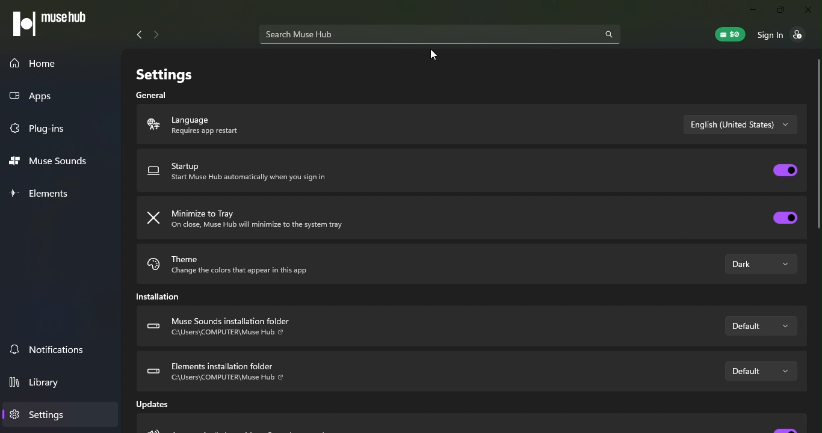  I want to click on Installation, so click(162, 299).